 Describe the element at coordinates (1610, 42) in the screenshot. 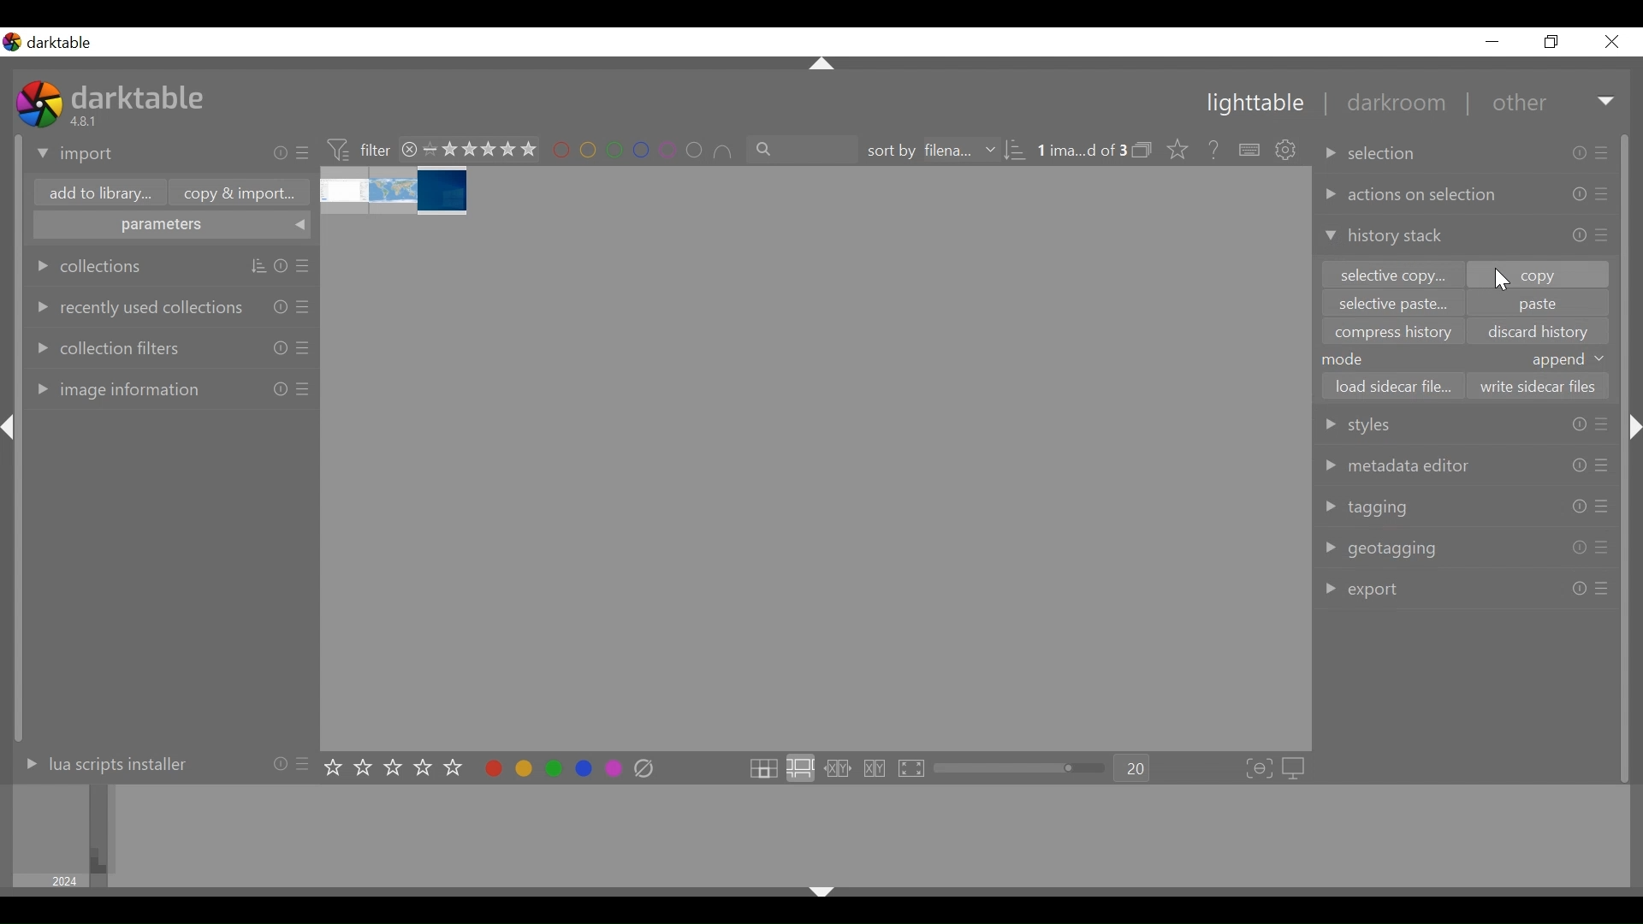

I see `close` at that location.